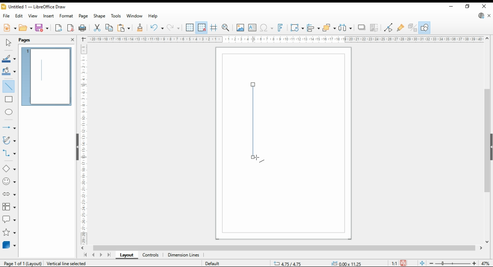 Image resolution: width=493 pixels, height=267 pixels. Describe the element at coordinates (124, 28) in the screenshot. I see `paste` at that location.